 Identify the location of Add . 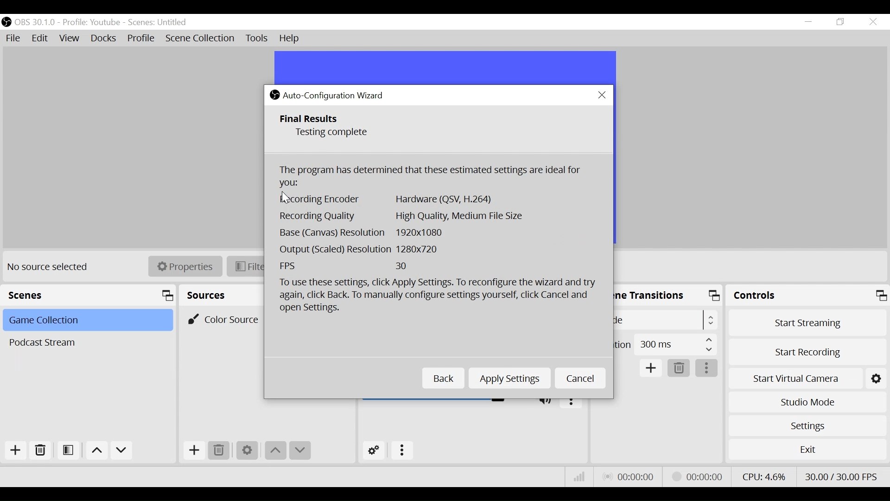
(194, 451).